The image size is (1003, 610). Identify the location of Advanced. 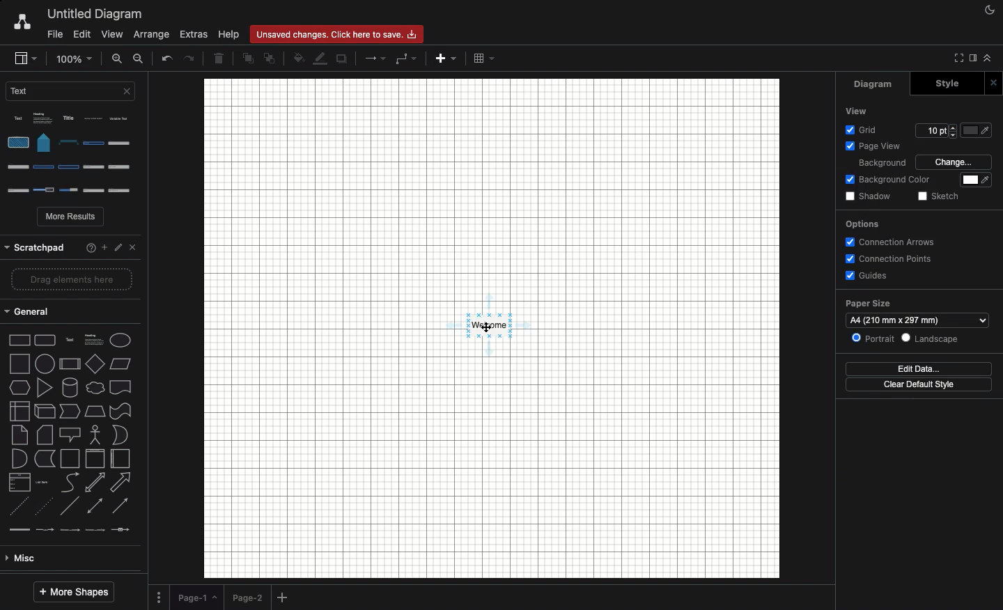
(68, 458).